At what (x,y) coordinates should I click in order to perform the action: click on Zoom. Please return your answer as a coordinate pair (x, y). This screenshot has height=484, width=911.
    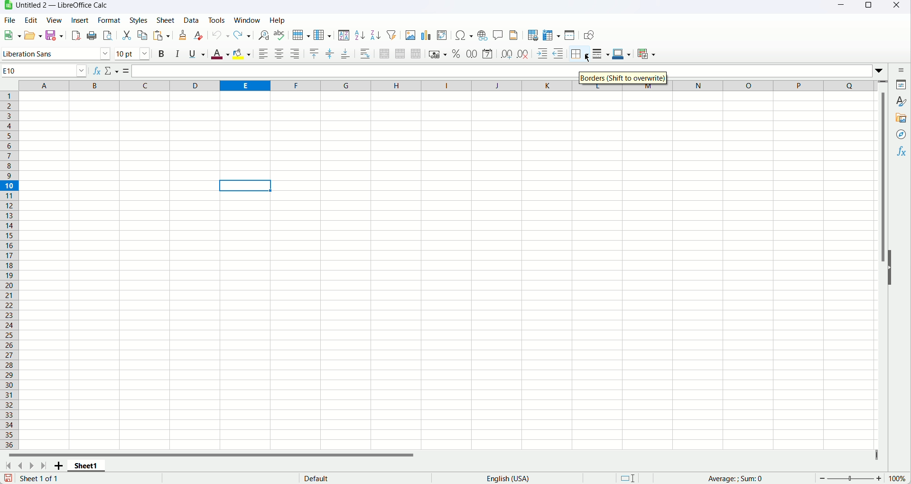
    Looking at the image, I should click on (850, 478).